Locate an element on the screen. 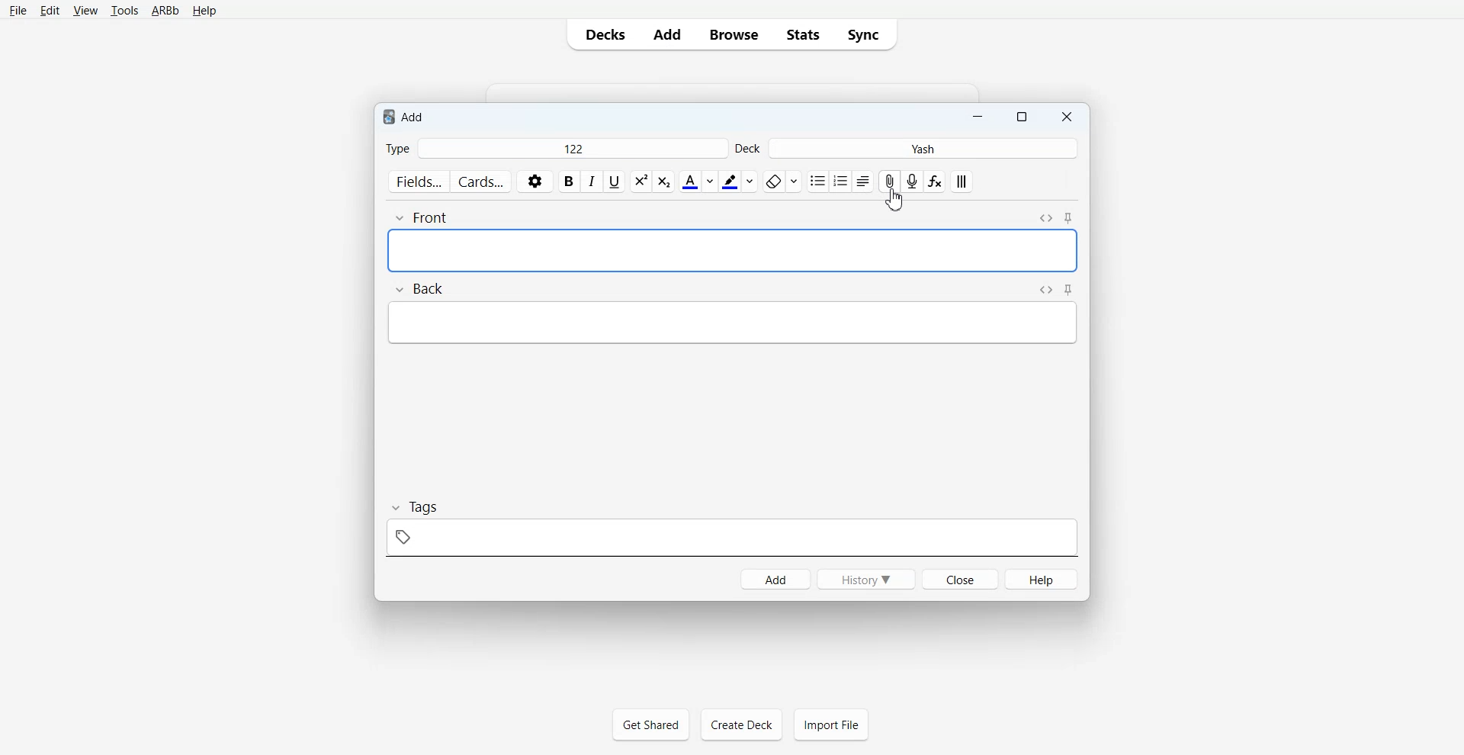 This screenshot has width=1464, height=755. Italic is located at coordinates (592, 182).